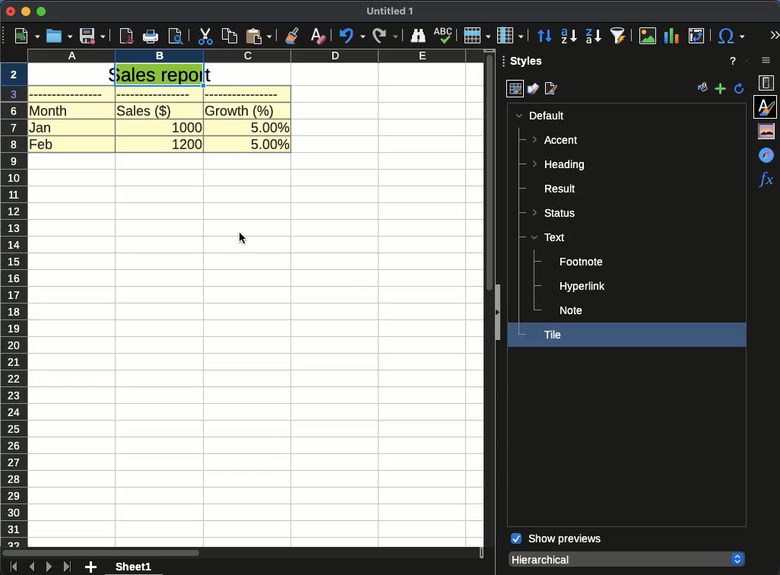 Image resolution: width=780 pixels, height=575 pixels. I want to click on styles, so click(767, 106).